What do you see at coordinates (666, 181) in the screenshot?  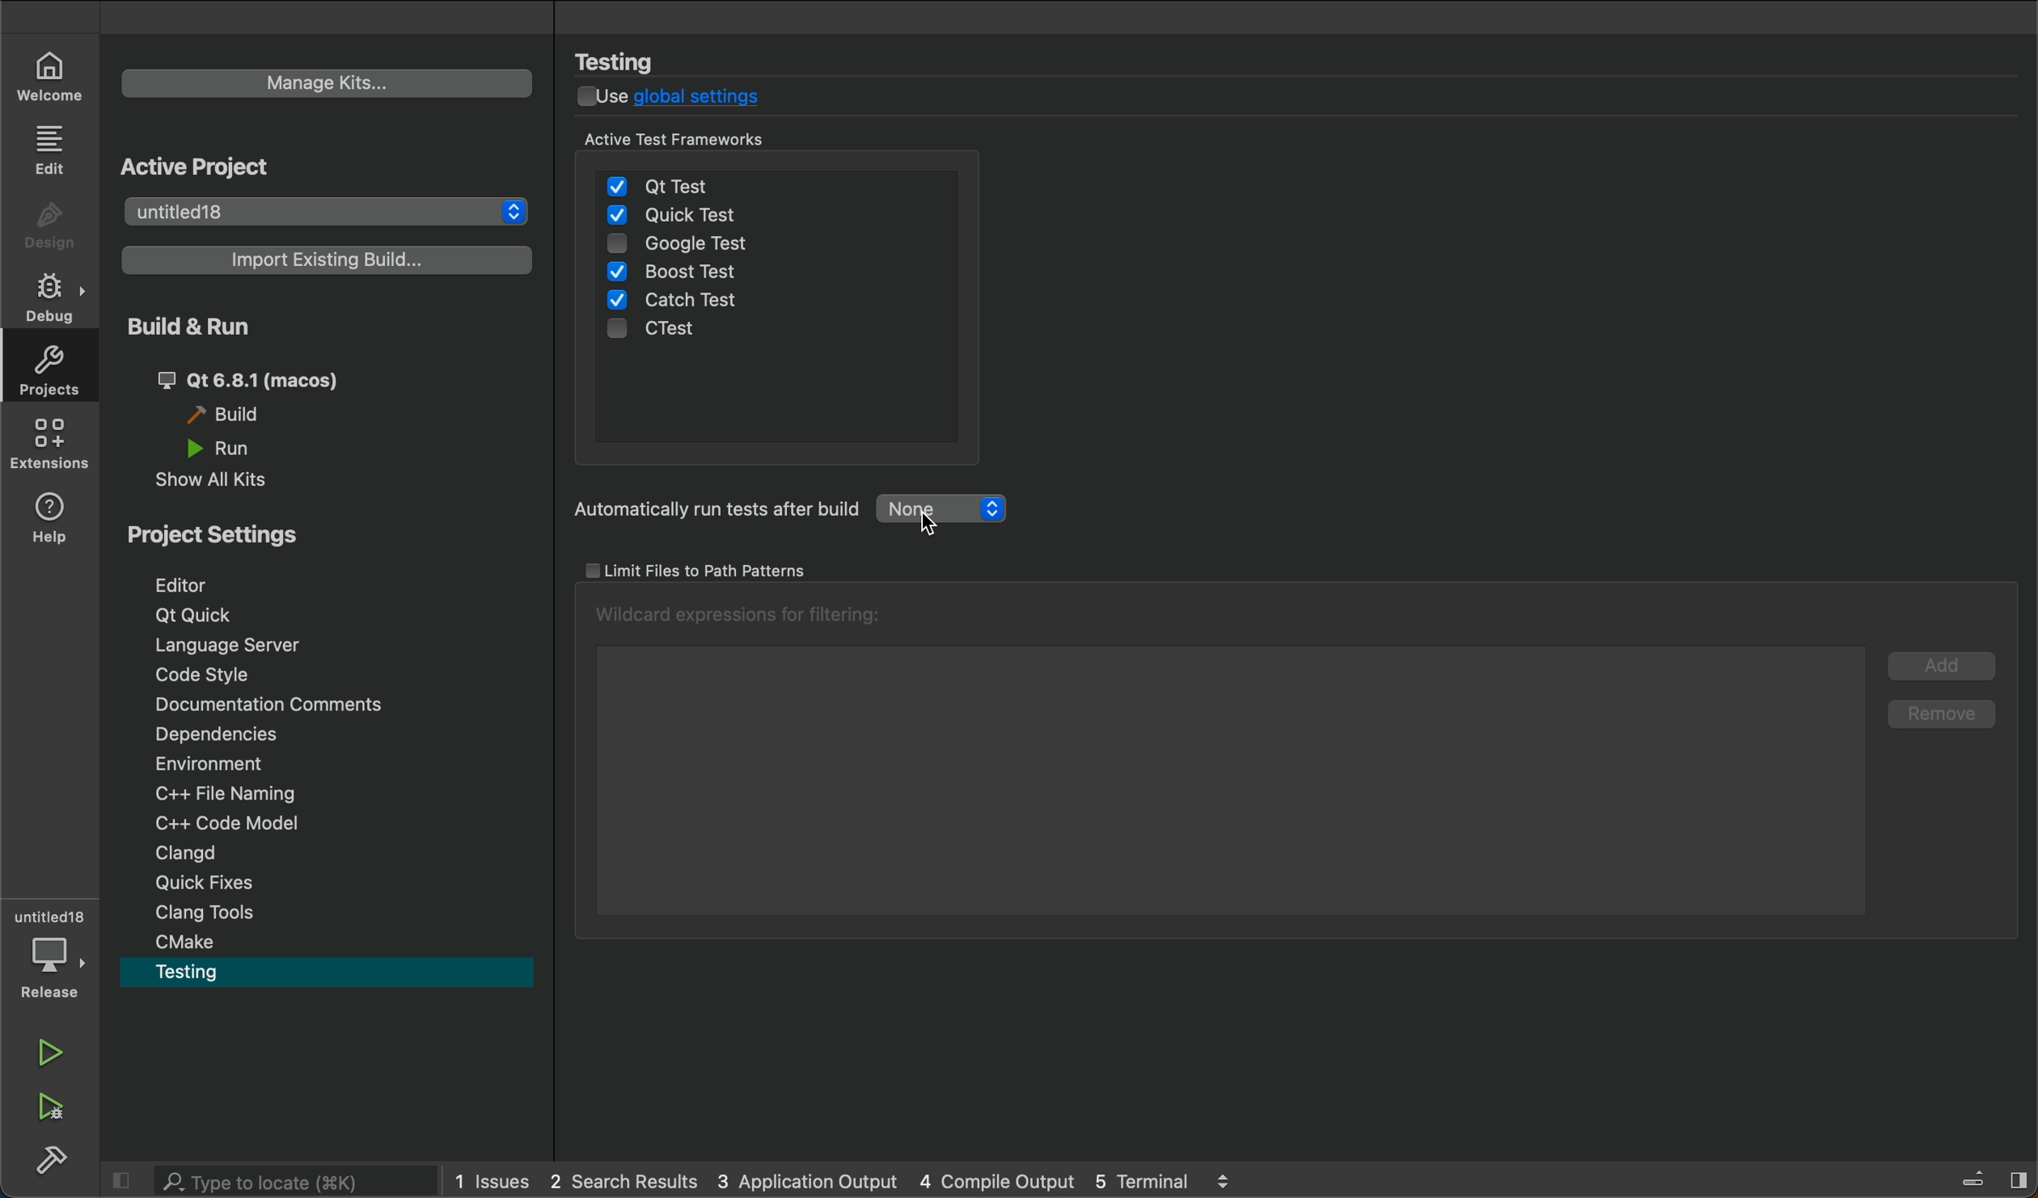 I see `QT TEST` at bounding box center [666, 181].